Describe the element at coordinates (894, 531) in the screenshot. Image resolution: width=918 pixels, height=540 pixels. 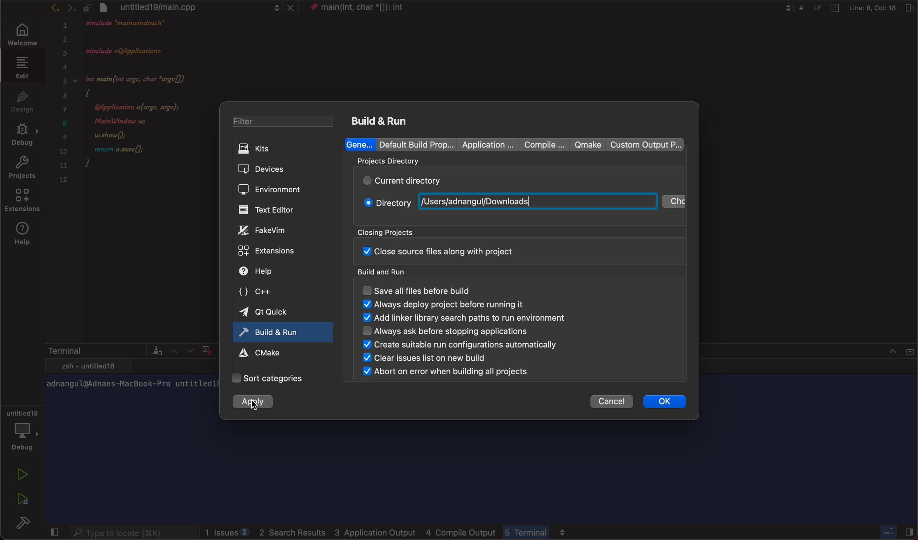
I see `close slidebar` at that location.